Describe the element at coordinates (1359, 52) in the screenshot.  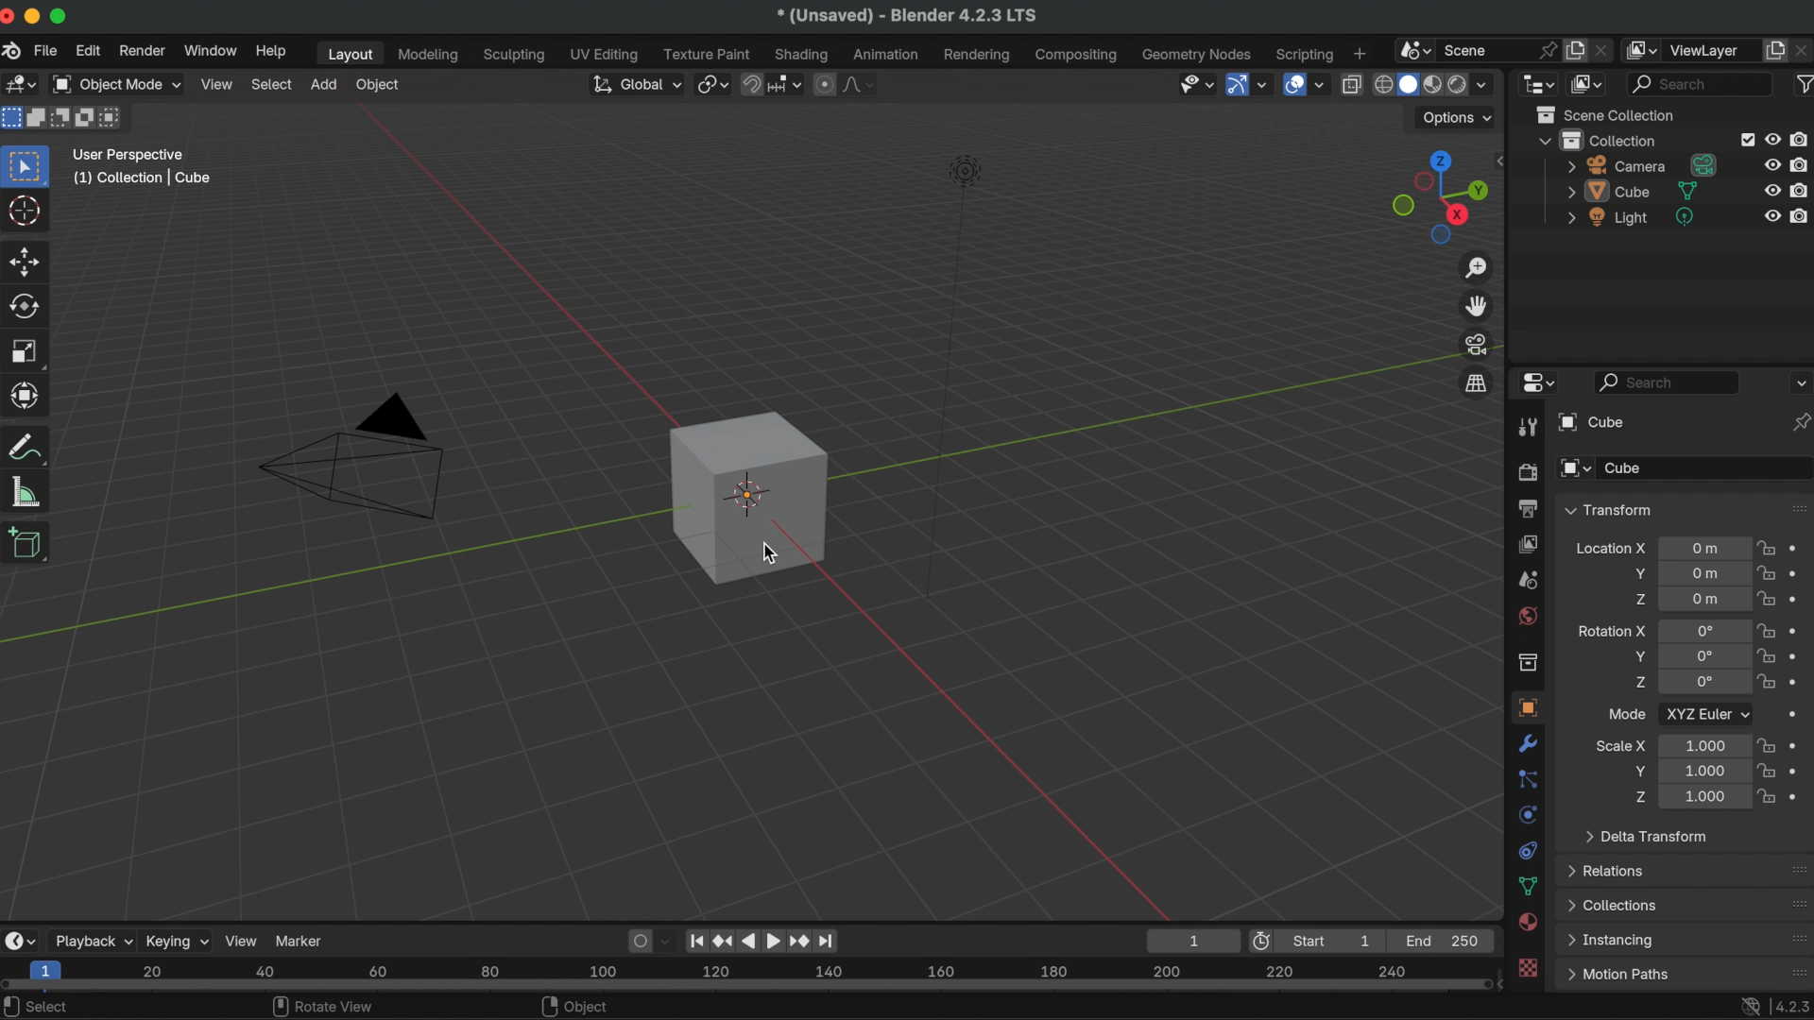
I see `add workspace` at that location.